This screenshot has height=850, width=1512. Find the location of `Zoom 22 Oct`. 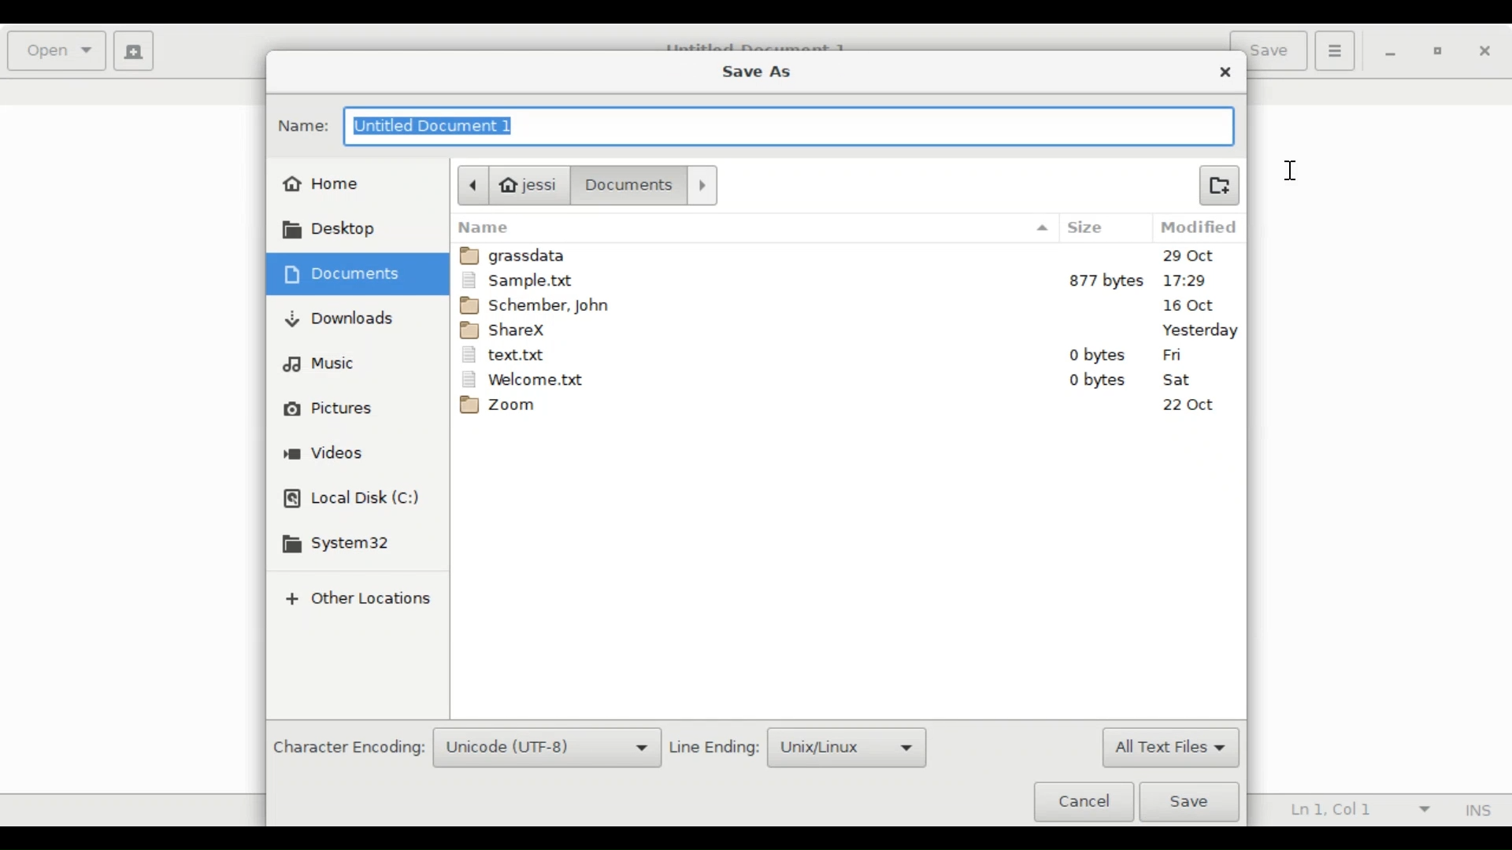

Zoom 22 Oct is located at coordinates (850, 408).